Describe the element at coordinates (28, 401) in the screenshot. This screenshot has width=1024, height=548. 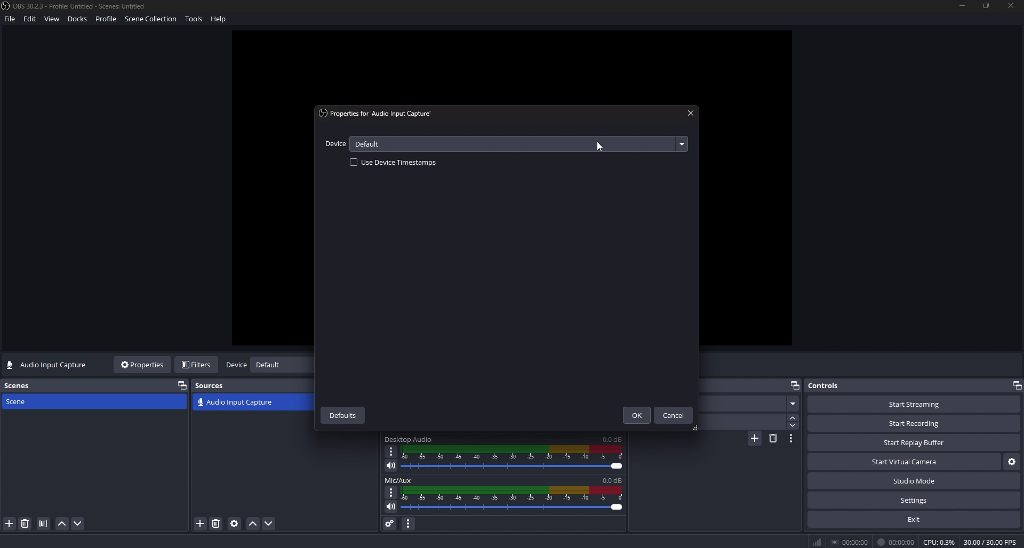
I see `scene` at that location.